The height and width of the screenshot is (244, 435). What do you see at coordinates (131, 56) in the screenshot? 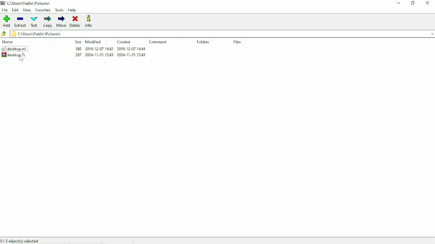
I see `2024-11-21 1243` at bounding box center [131, 56].